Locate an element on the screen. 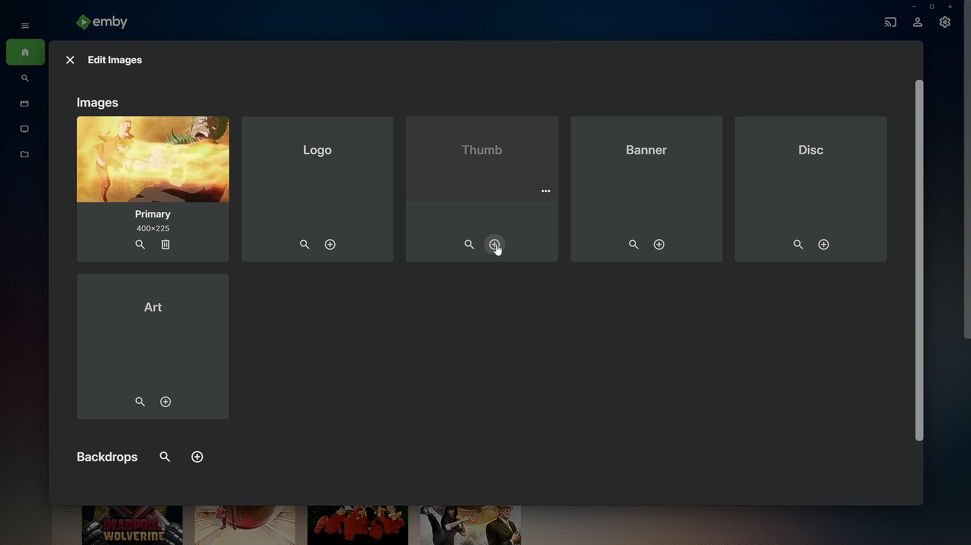   is located at coordinates (497, 254).